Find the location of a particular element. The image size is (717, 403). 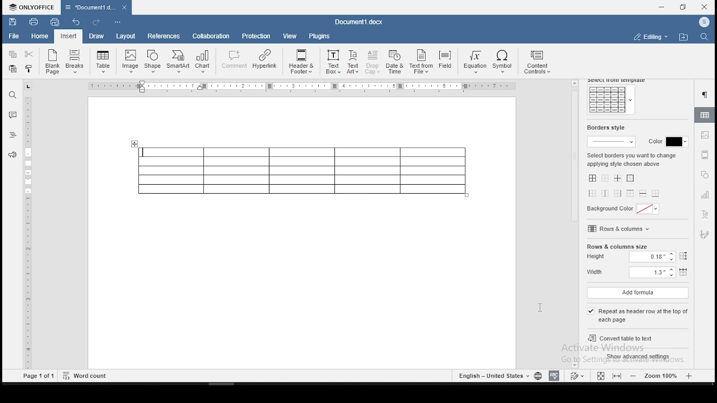

file is located at coordinates (15, 37).